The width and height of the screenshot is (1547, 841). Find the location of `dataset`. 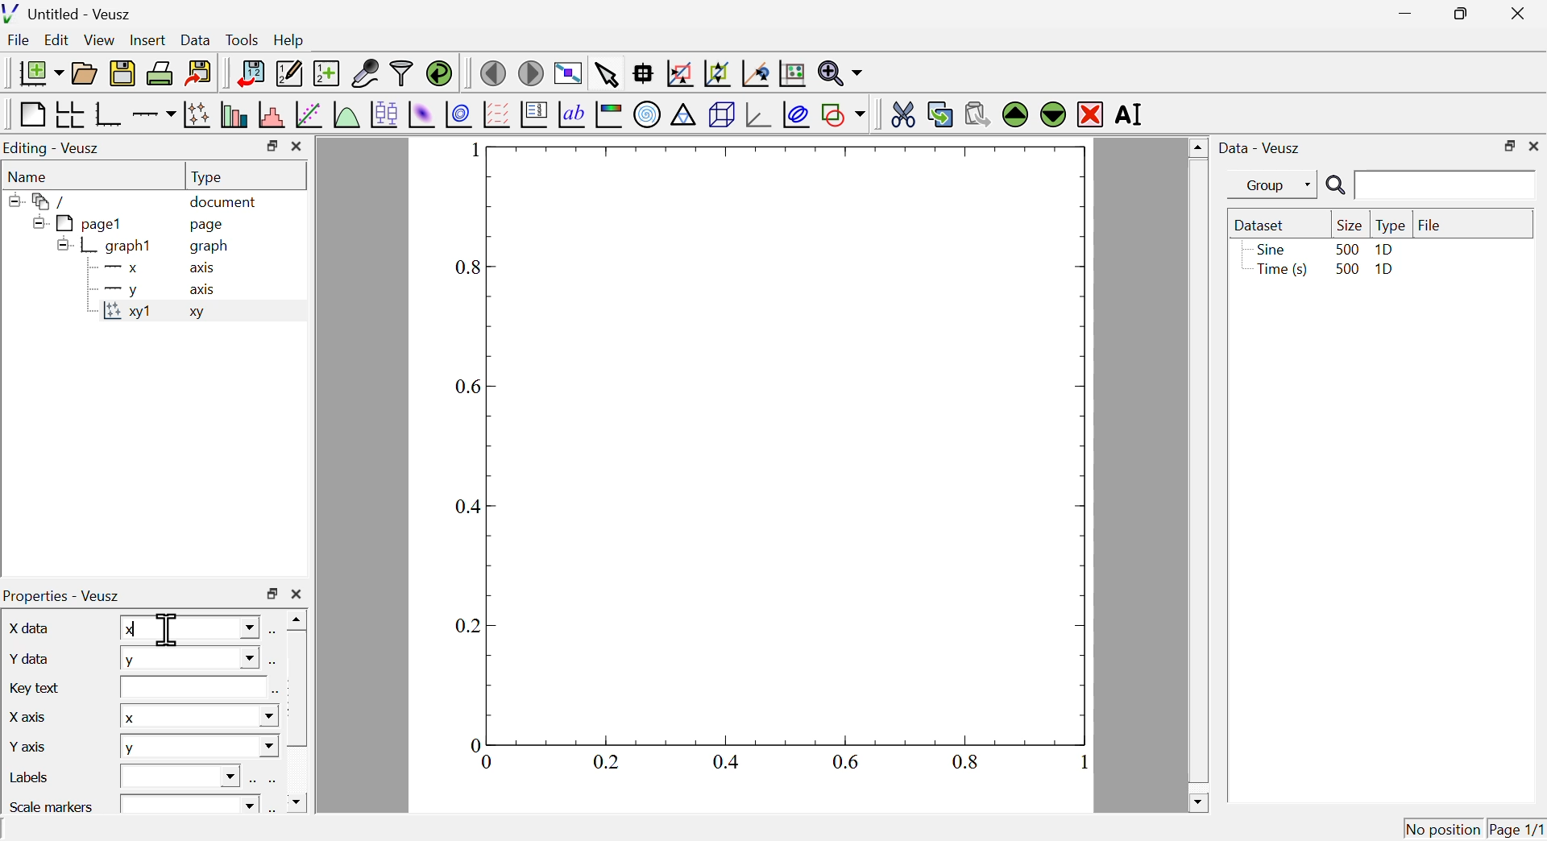

dataset is located at coordinates (1263, 225).